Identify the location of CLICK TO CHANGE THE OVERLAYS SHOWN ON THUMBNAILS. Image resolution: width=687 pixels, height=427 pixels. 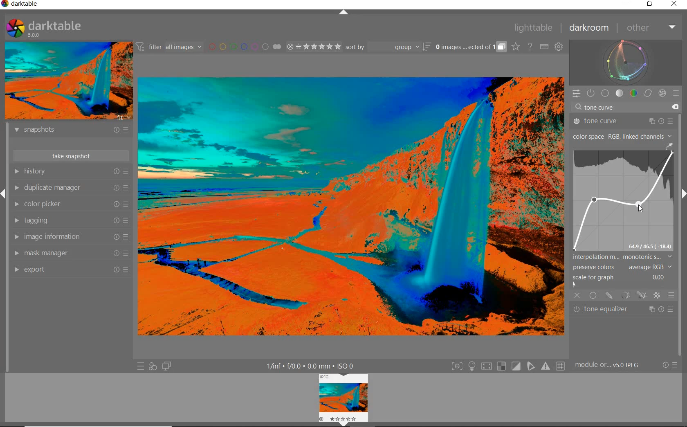
(516, 47).